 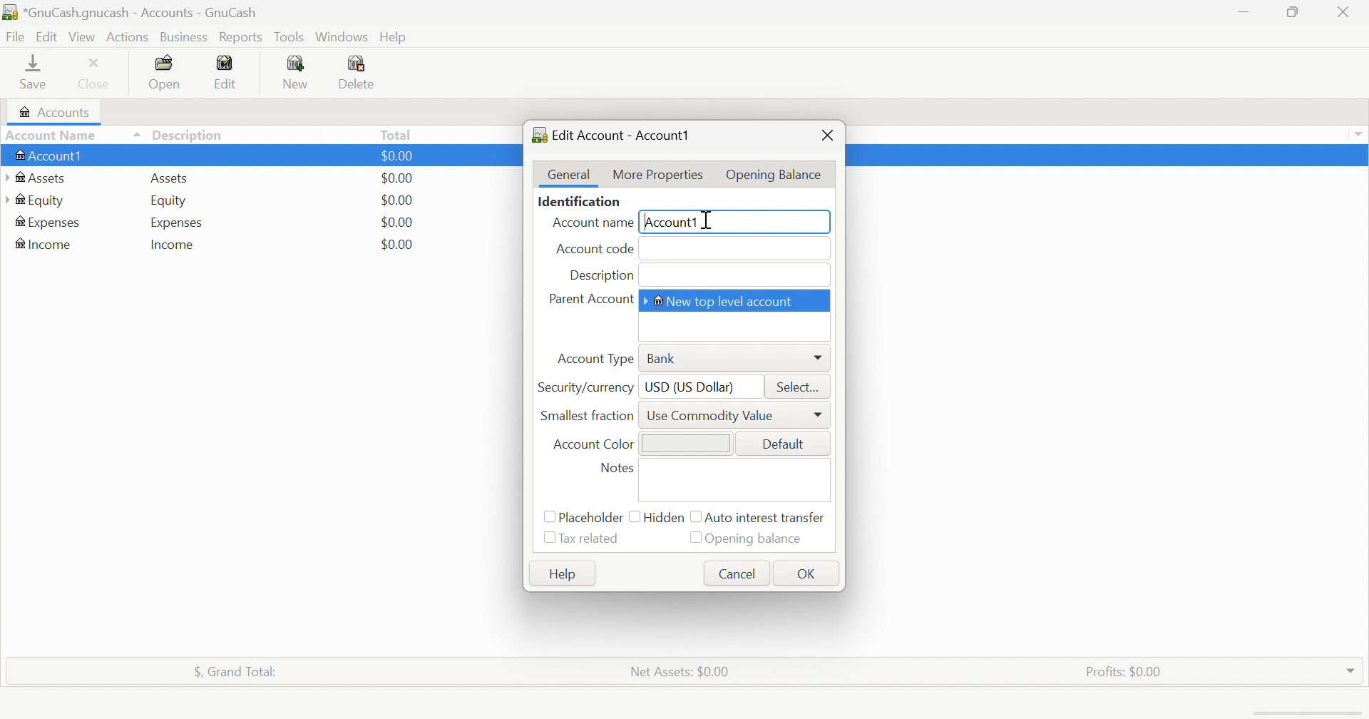 What do you see at coordinates (46, 244) in the screenshot?
I see `Income` at bounding box center [46, 244].